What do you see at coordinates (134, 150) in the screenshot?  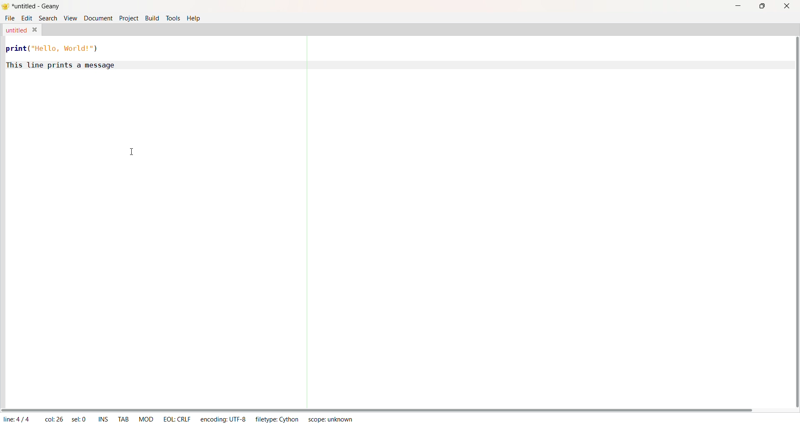 I see `Text Cursor` at bounding box center [134, 150].